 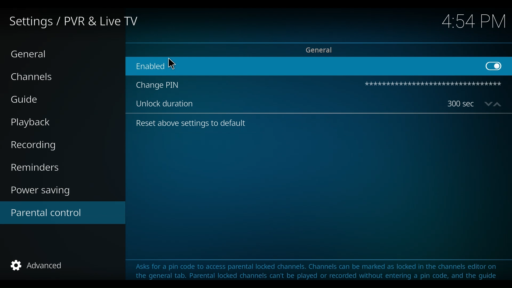 I want to click on Asks for a pin code to access parental locked channels. Channels can be marked as locked in the channel editor, so click(x=313, y=267).